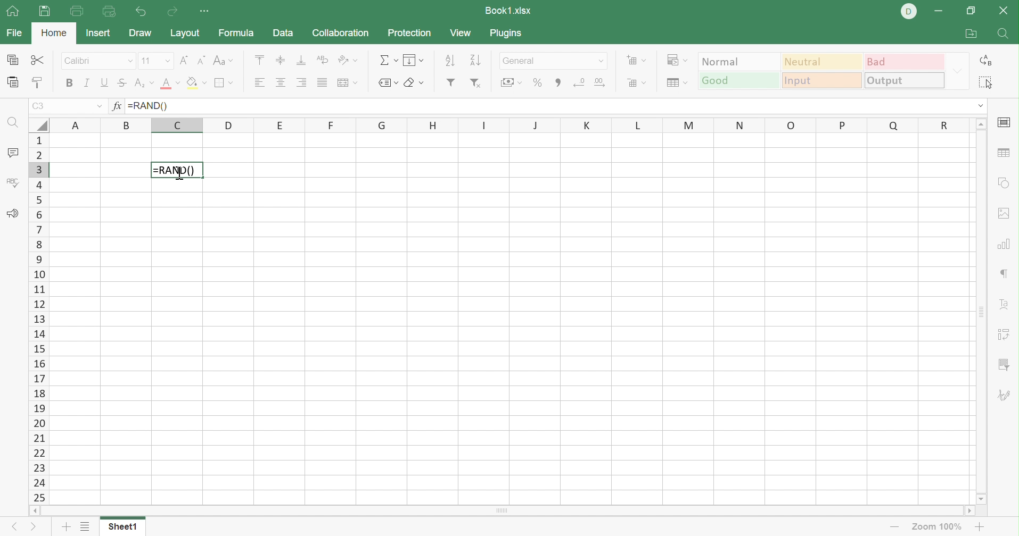 Image resolution: width=1019 pixels, height=536 pixels. What do you see at coordinates (13, 60) in the screenshot?
I see `Copy` at bounding box center [13, 60].